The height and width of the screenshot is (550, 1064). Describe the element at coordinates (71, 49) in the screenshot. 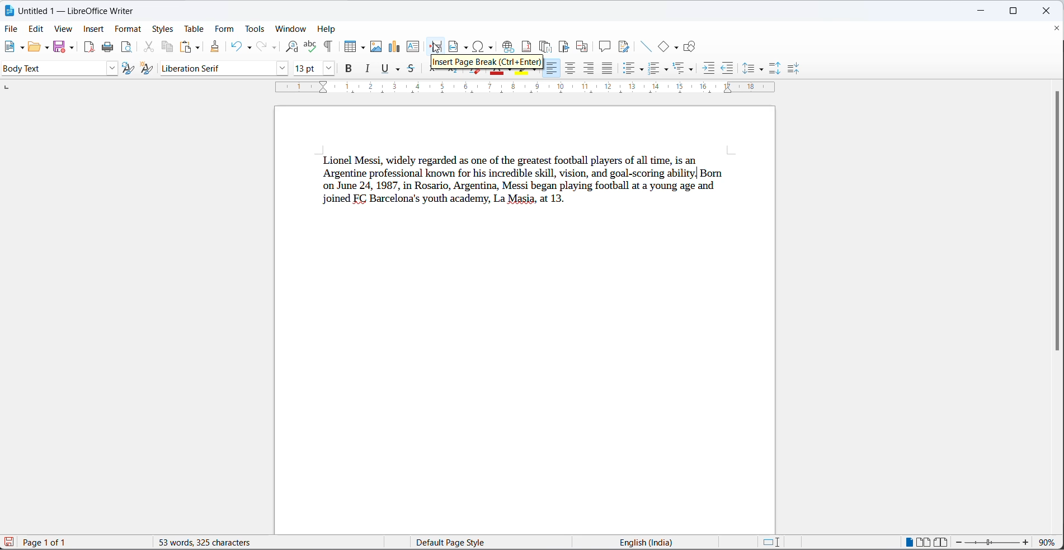

I see `save options` at that location.